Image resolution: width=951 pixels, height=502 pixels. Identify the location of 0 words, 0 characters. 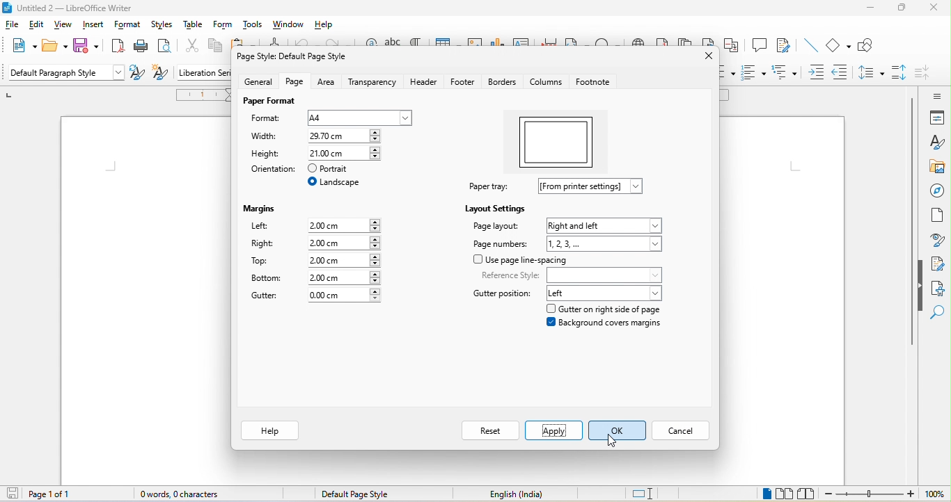
(187, 494).